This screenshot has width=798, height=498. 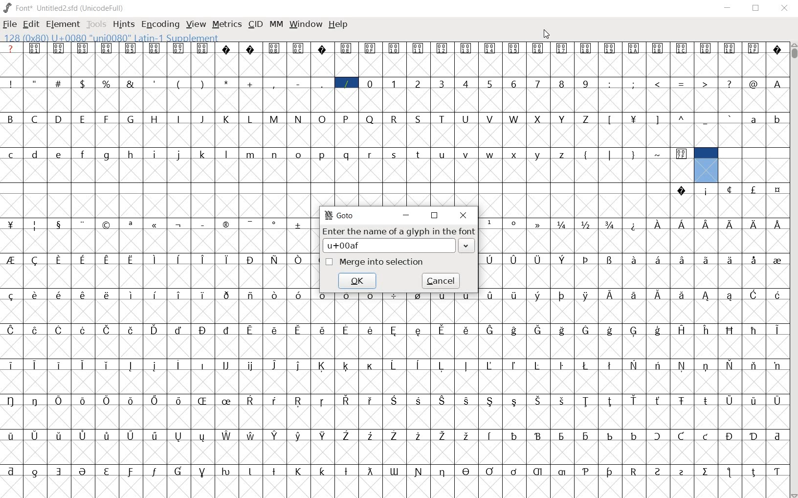 I want to click on Symbol, so click(x=419, y=472).